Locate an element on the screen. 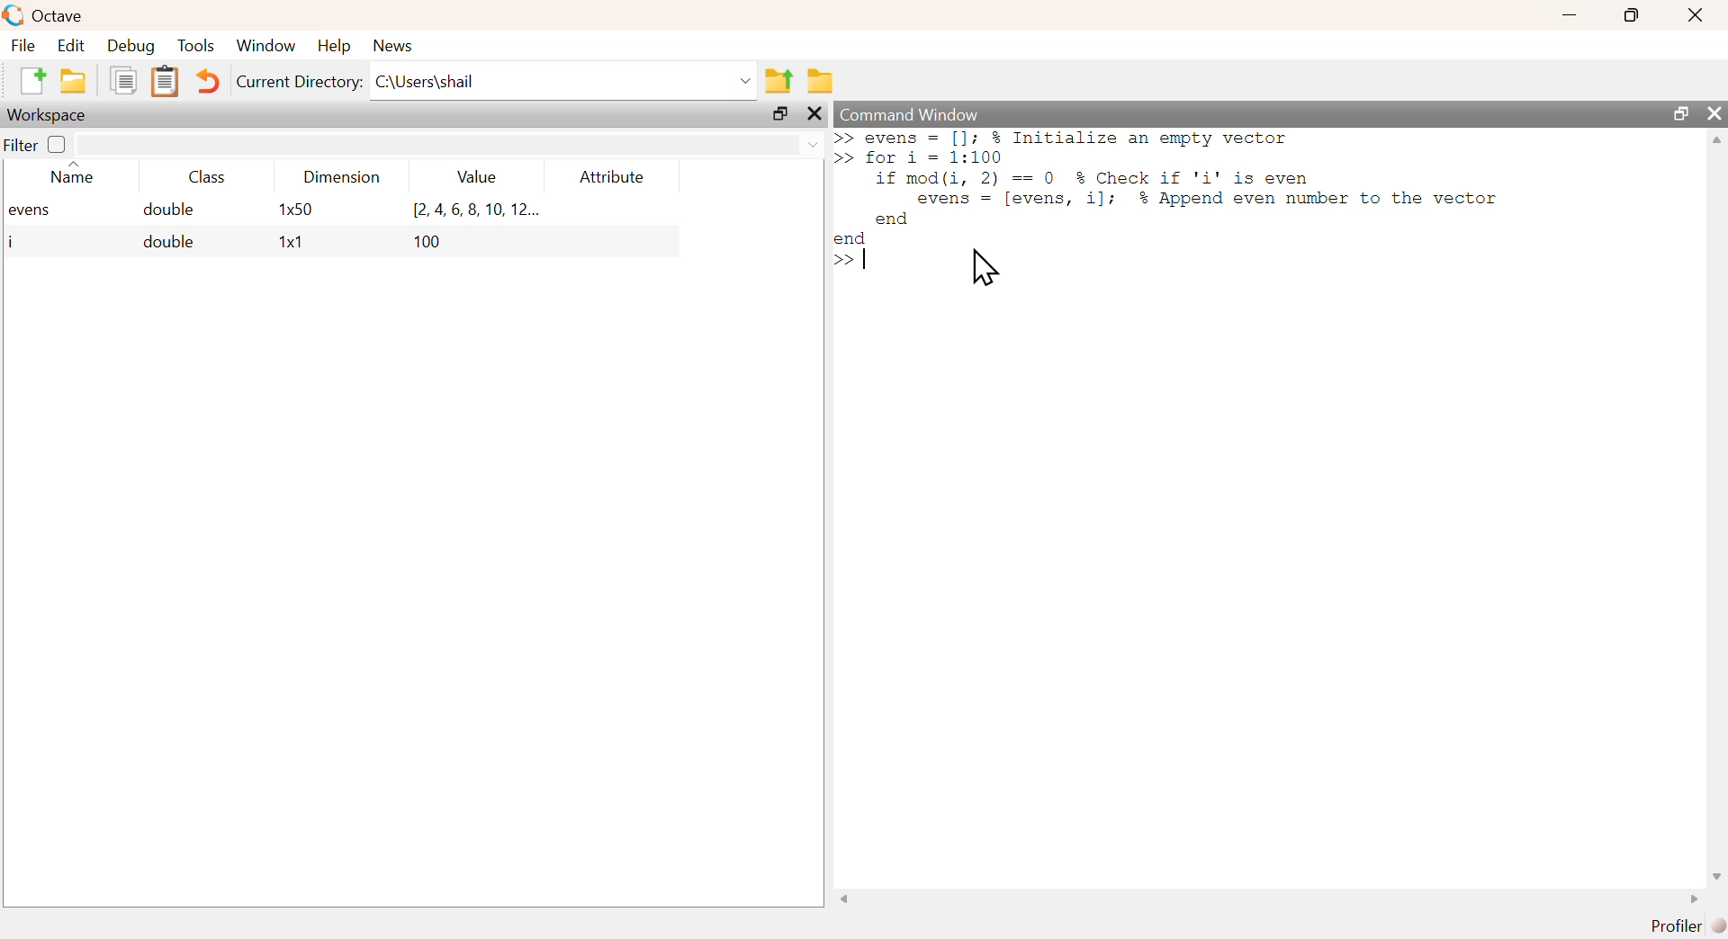 The height and width of the screenshot is (939, 1728). browse directories is located at coordinates (819, 81).